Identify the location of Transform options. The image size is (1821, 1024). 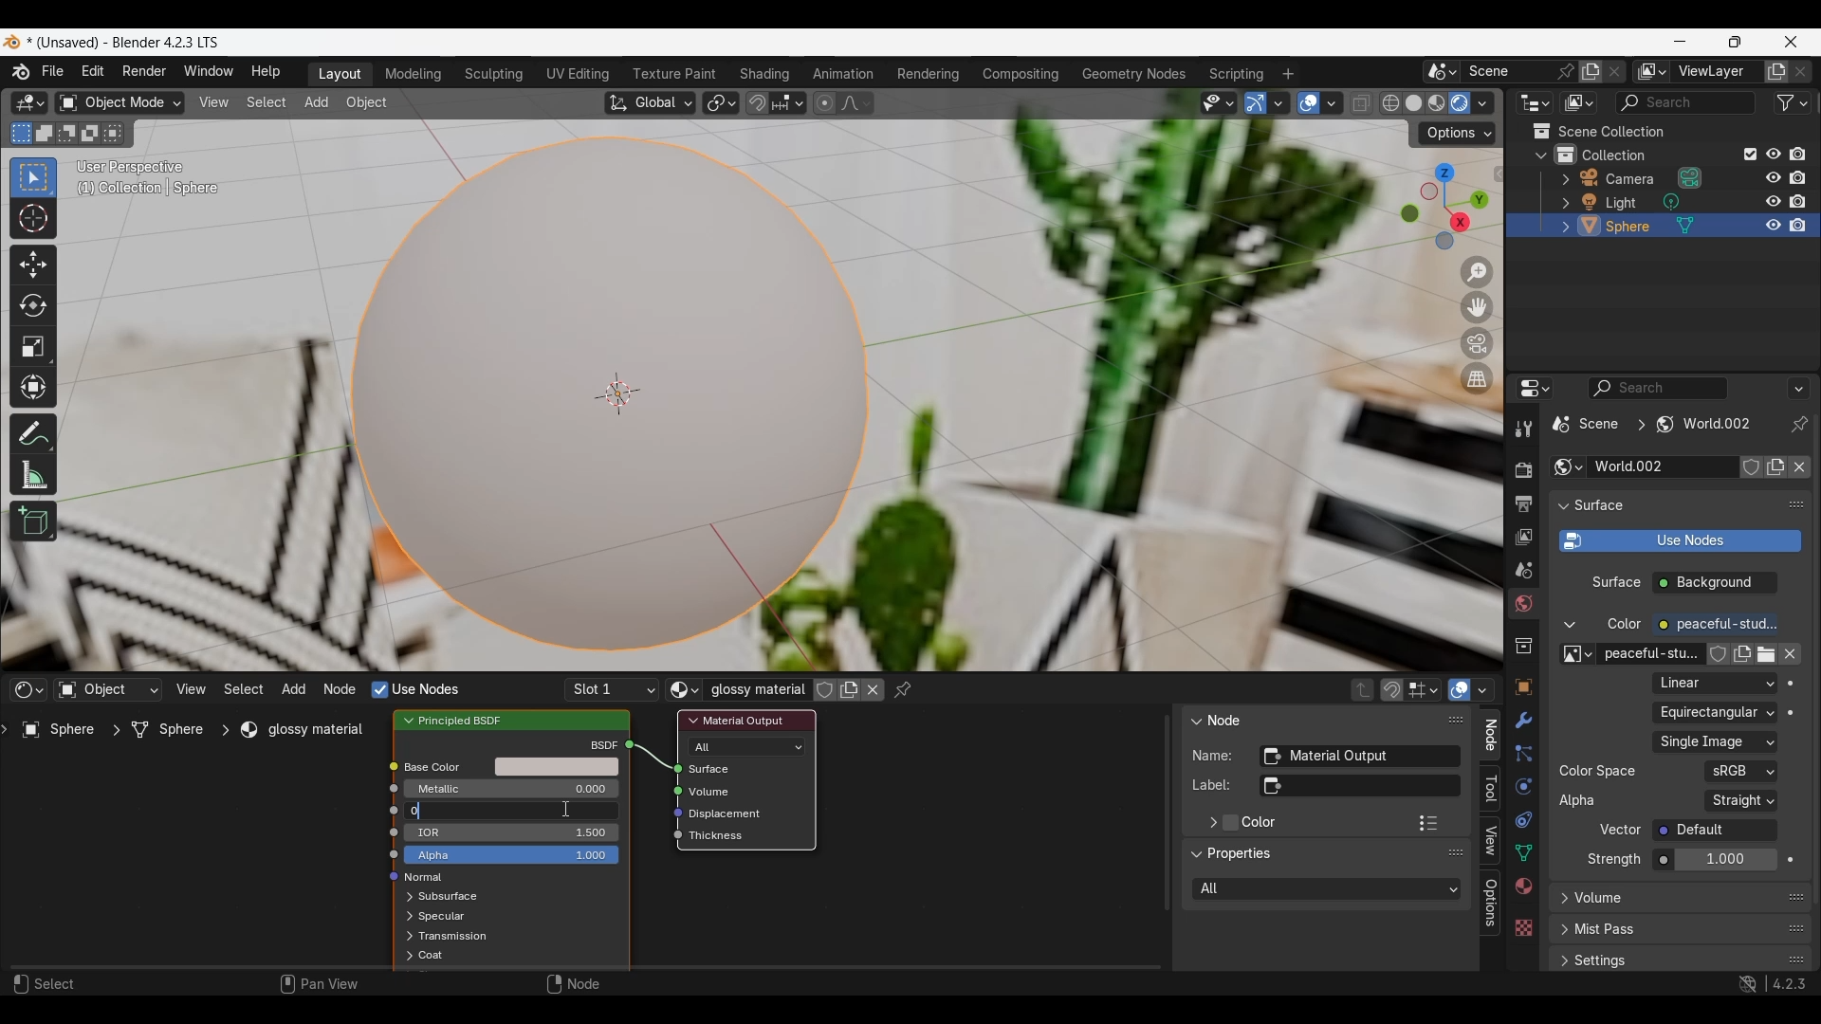
(1457, 134).